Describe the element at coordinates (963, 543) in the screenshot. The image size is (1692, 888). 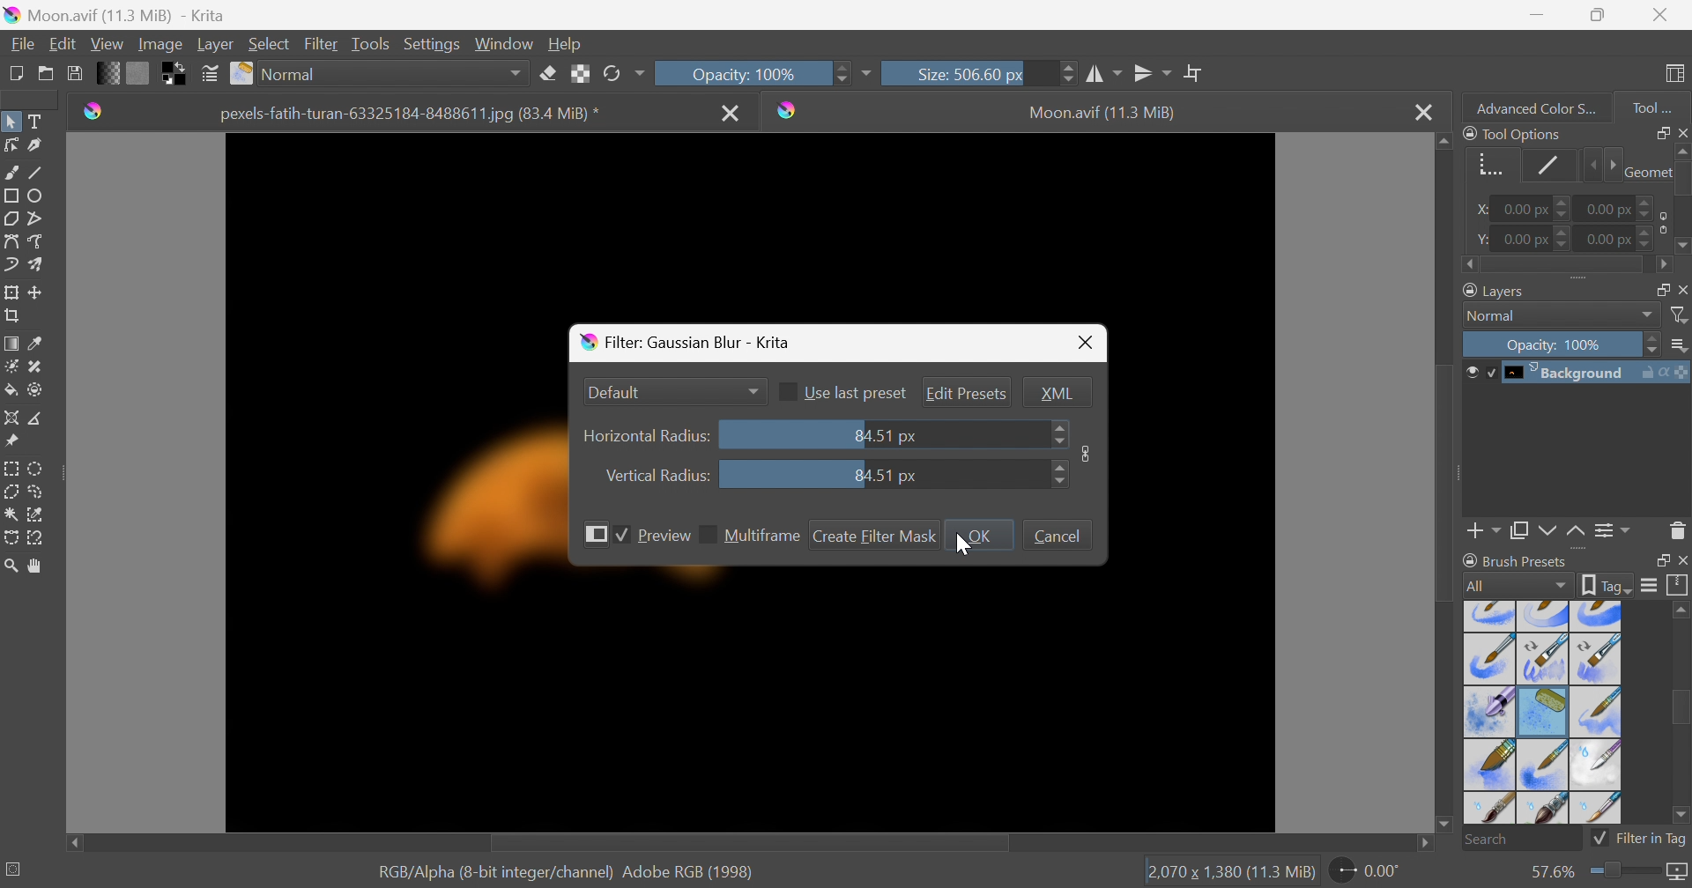
I see `Cursor` at that location.